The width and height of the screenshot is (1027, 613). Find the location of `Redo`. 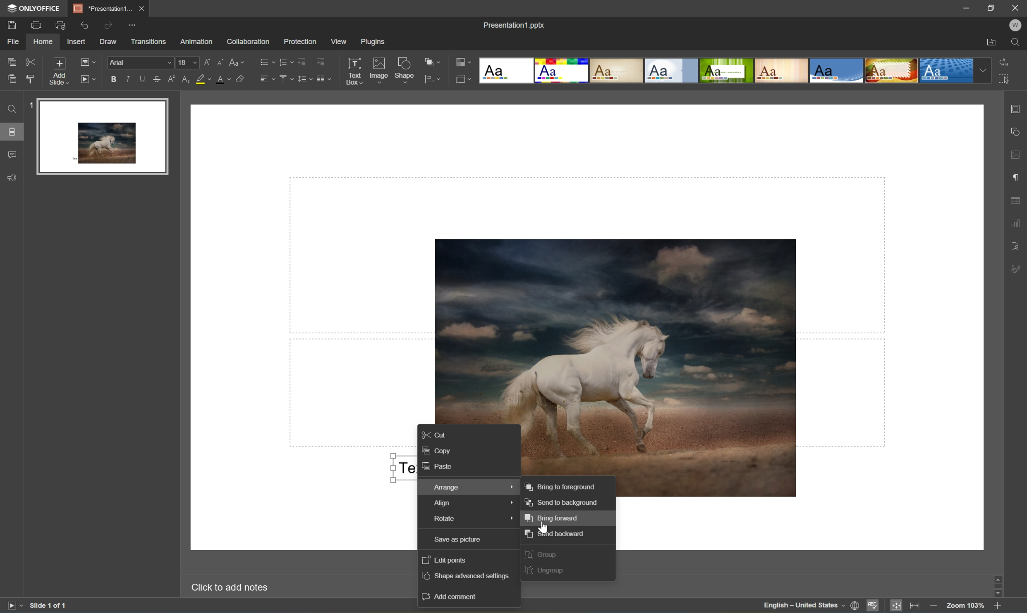

Redo is located at coordinates (110, 25).